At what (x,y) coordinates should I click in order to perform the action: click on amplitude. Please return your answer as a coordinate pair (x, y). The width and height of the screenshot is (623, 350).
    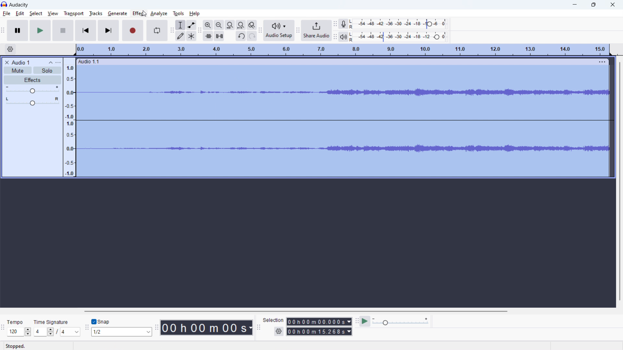
    Looking at the image, I should click on (70, 117).